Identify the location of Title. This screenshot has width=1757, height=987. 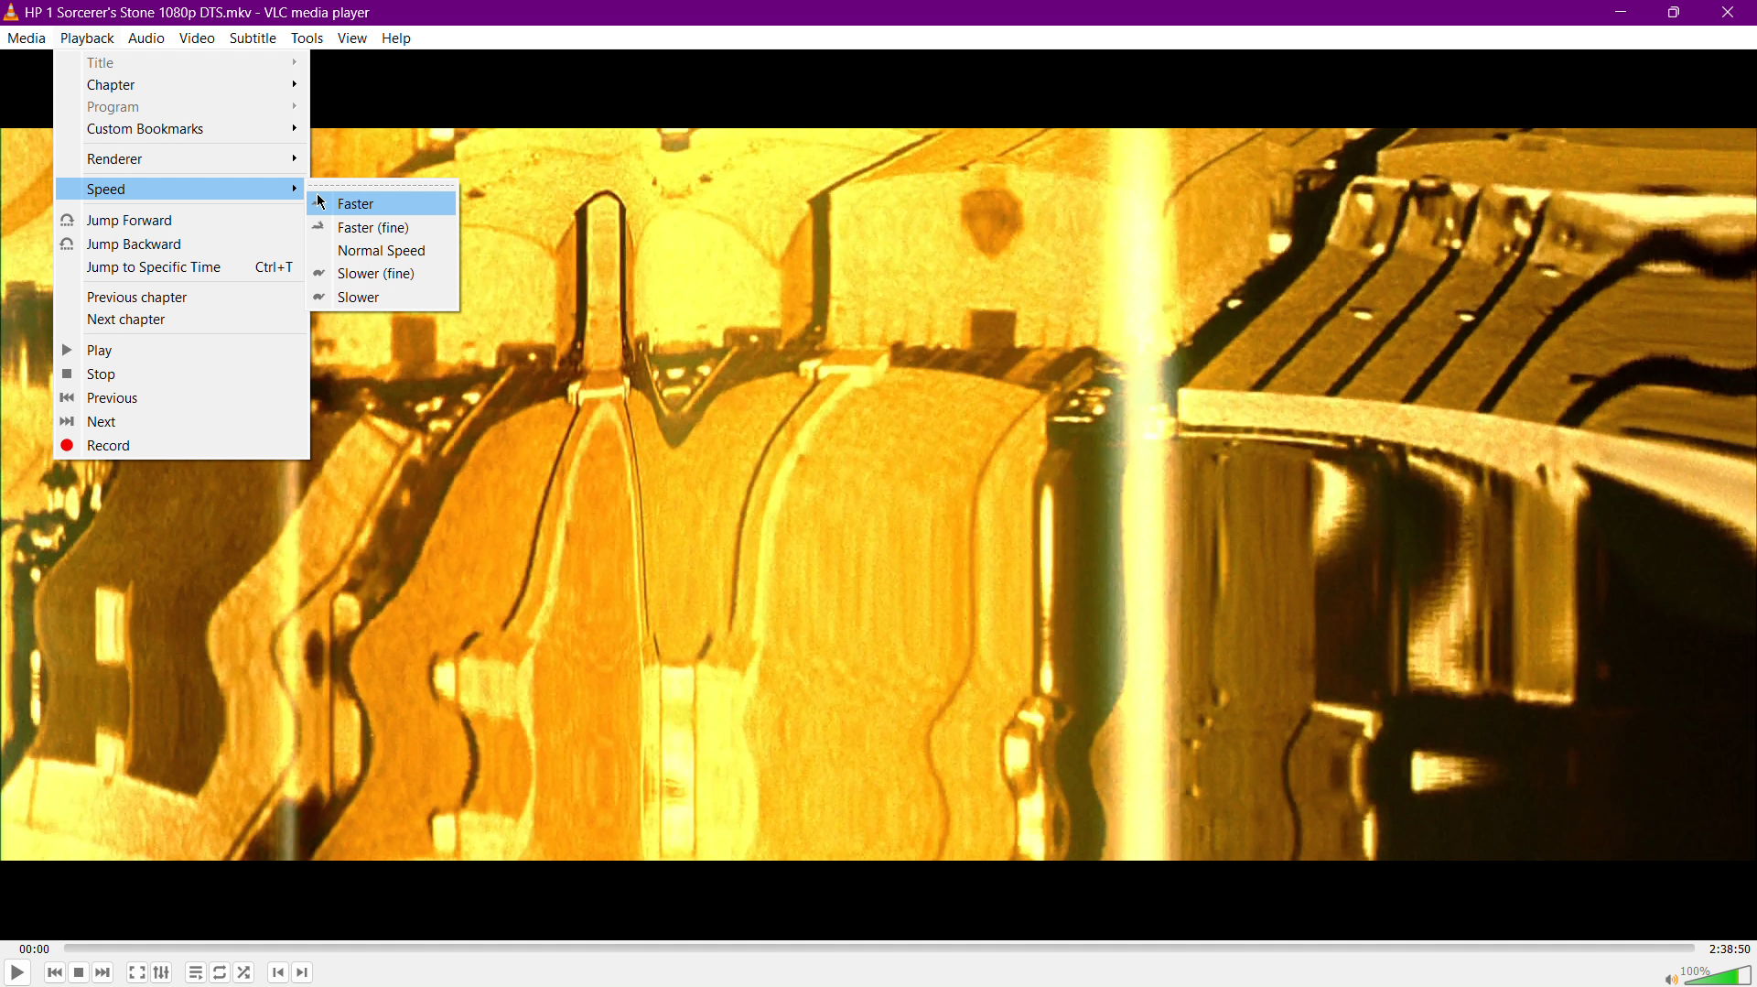
(182, 60).